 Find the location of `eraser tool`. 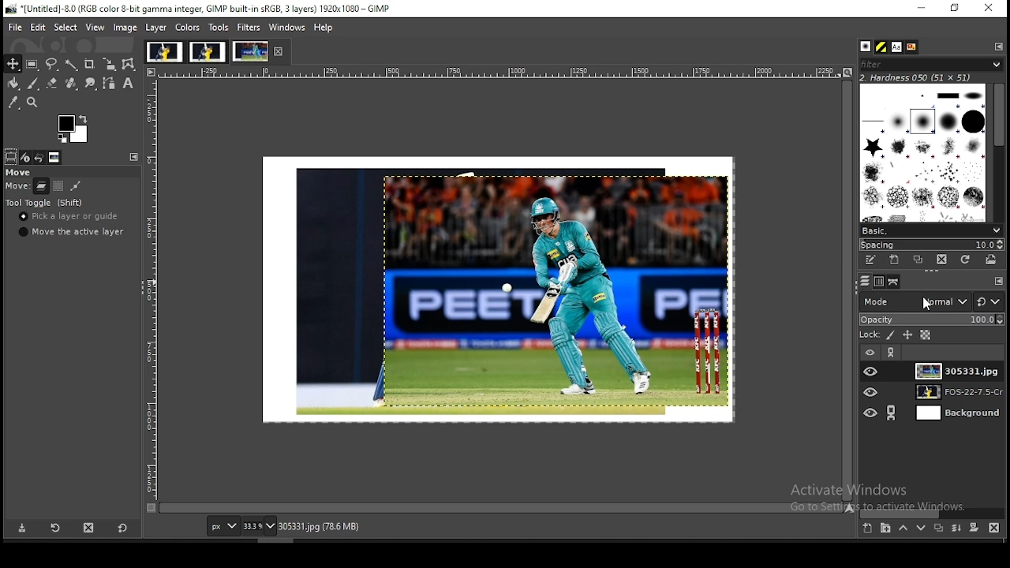

eraser tool is located at coordinates (52, 82).